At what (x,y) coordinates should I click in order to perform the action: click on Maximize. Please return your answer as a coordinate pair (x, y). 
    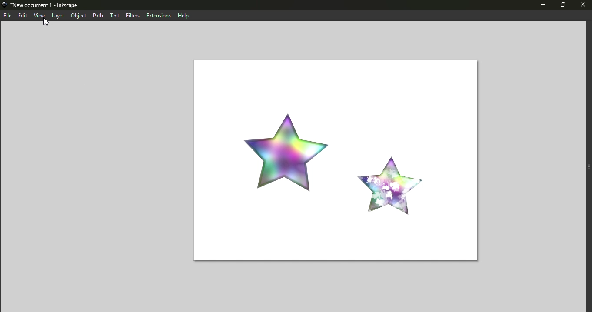
    Looking at the image, I should click on (562, 6).